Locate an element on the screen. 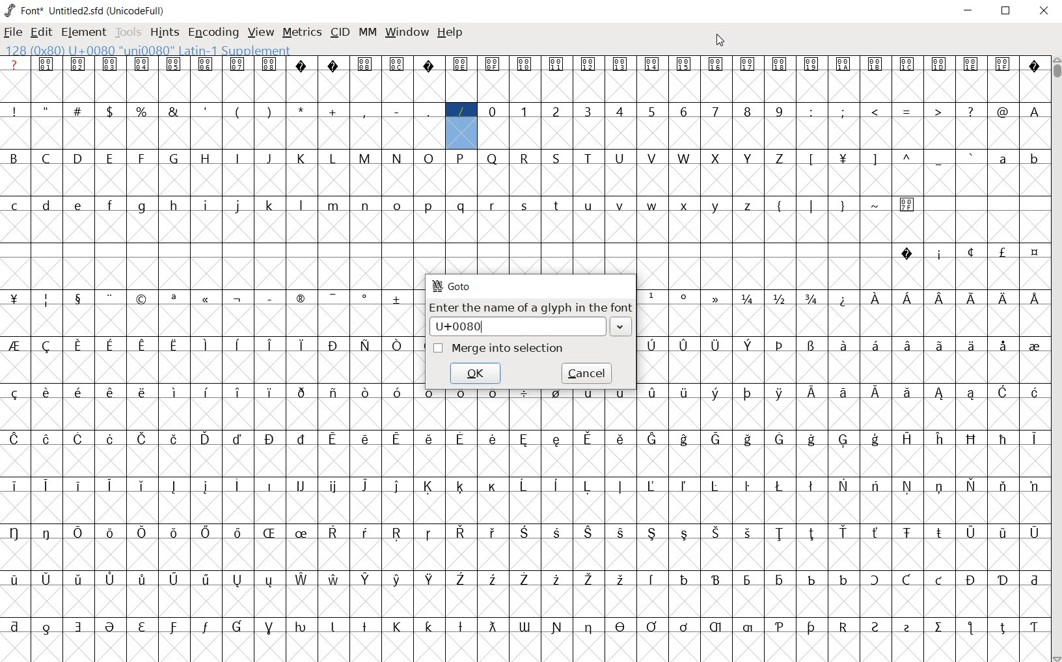  glyph is located at coordinates (238, 300).